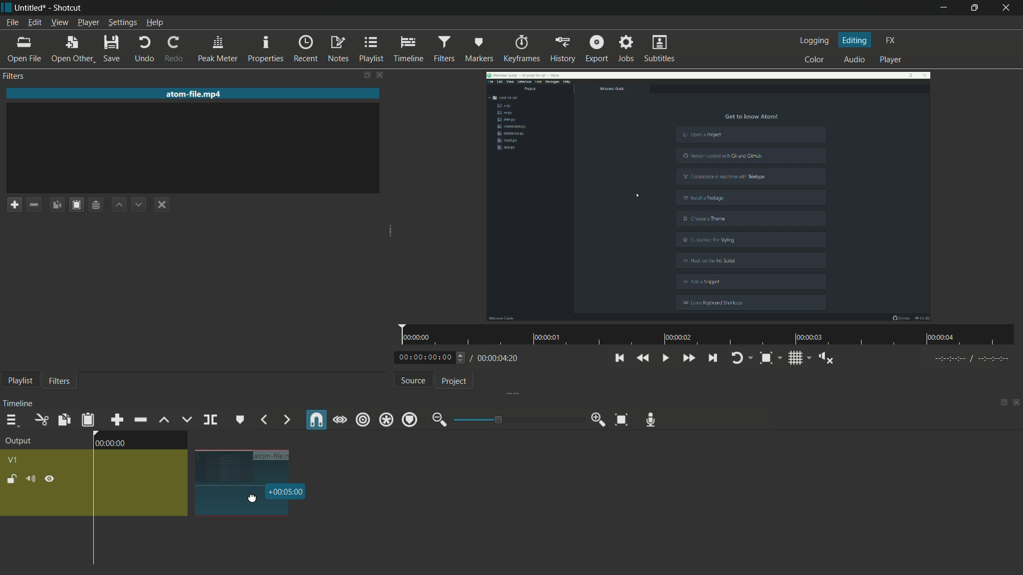 Image resolution: width=1023 pixels, height=575 pixels. I want to click on ripple, so click(363, 420).